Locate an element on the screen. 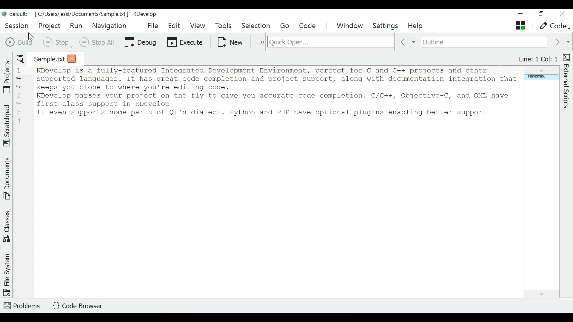  Execute is located at coordinates (185, 42).